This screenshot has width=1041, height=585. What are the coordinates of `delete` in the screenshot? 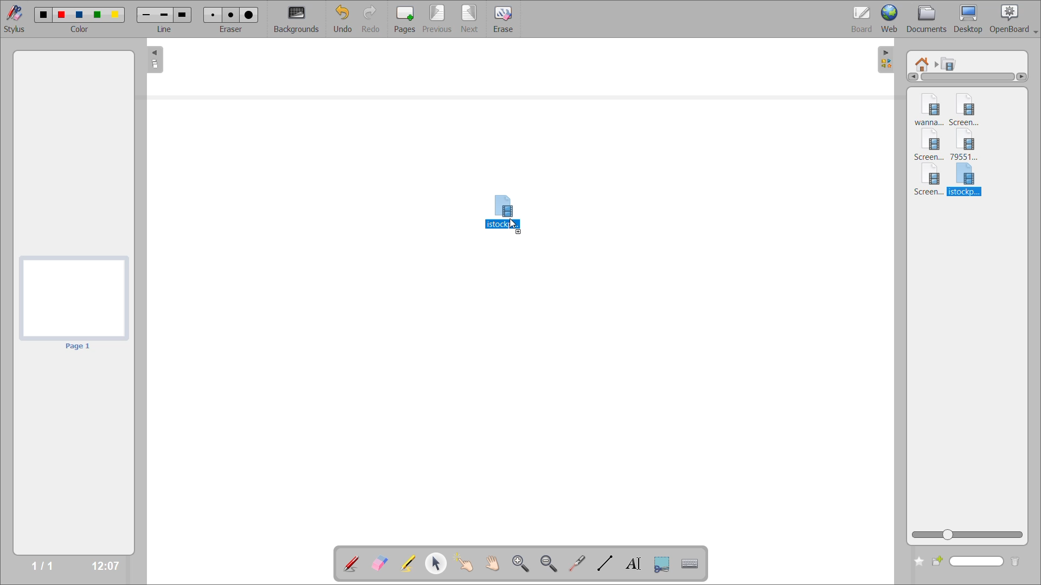 It's located at (1015, 562).